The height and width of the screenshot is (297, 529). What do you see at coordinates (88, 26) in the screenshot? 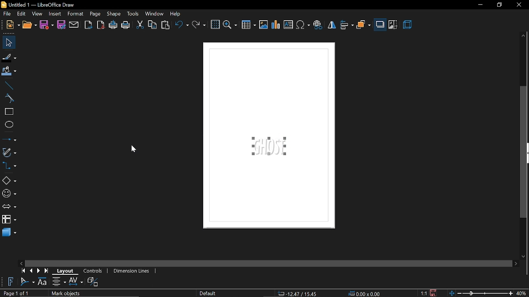
I see `export` at bounding box center [88, 26].